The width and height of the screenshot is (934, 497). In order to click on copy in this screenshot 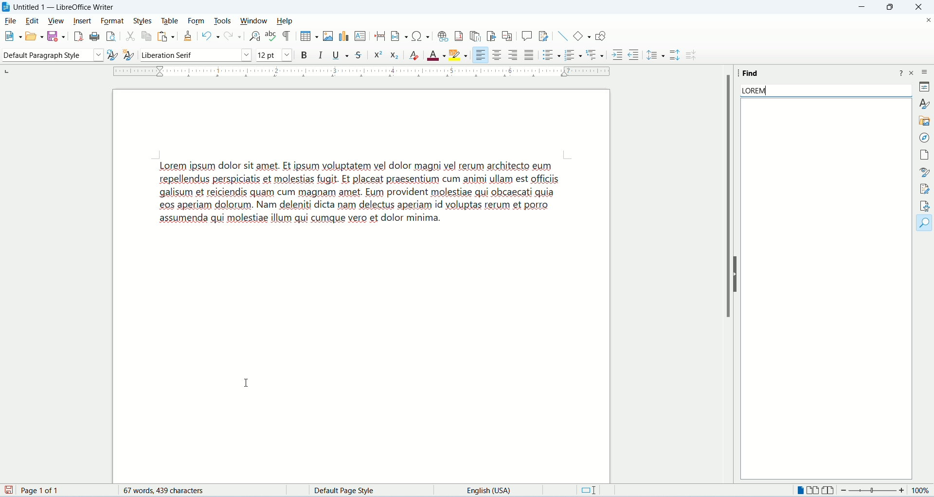, I will do `click(145, 35)`.